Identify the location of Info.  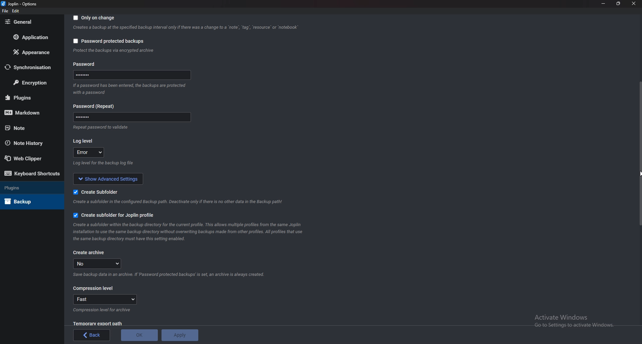
(172, 274).